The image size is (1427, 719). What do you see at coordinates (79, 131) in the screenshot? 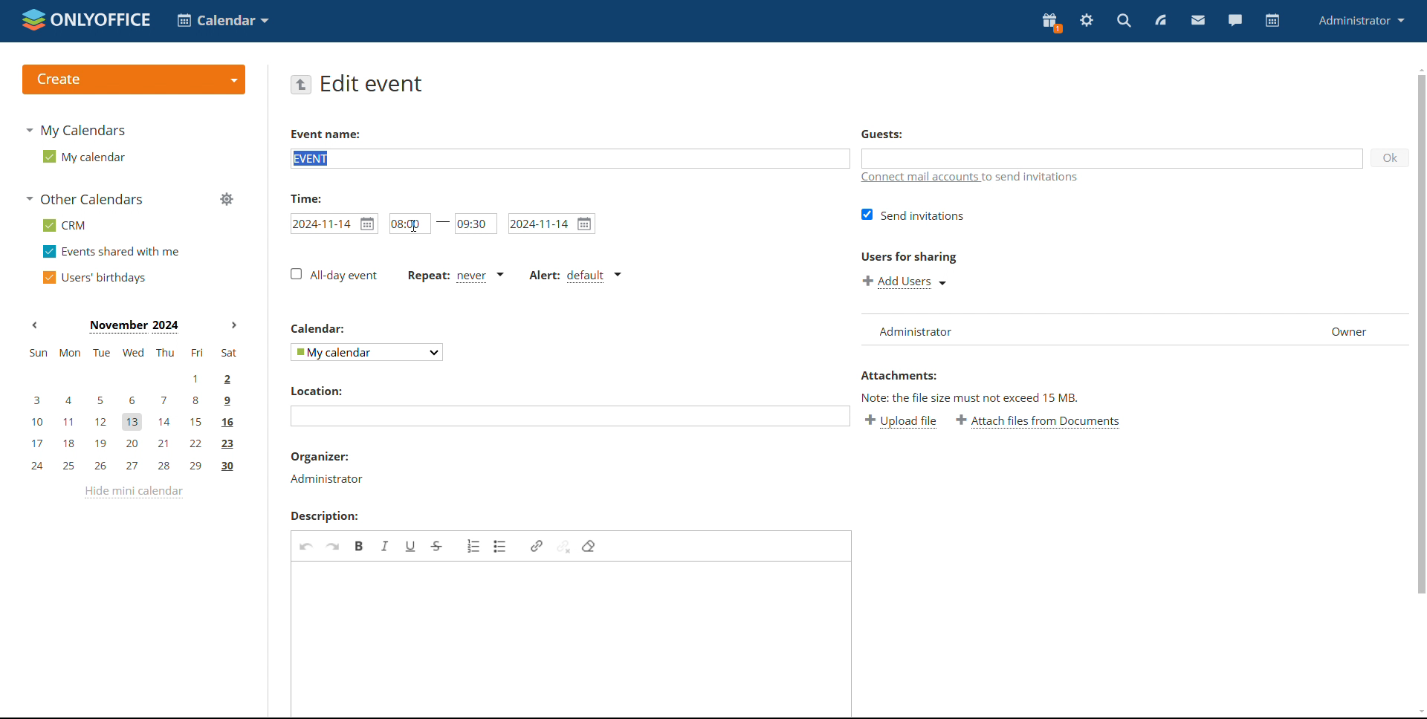
I see `my calendars` at bounding box center [79, 131].